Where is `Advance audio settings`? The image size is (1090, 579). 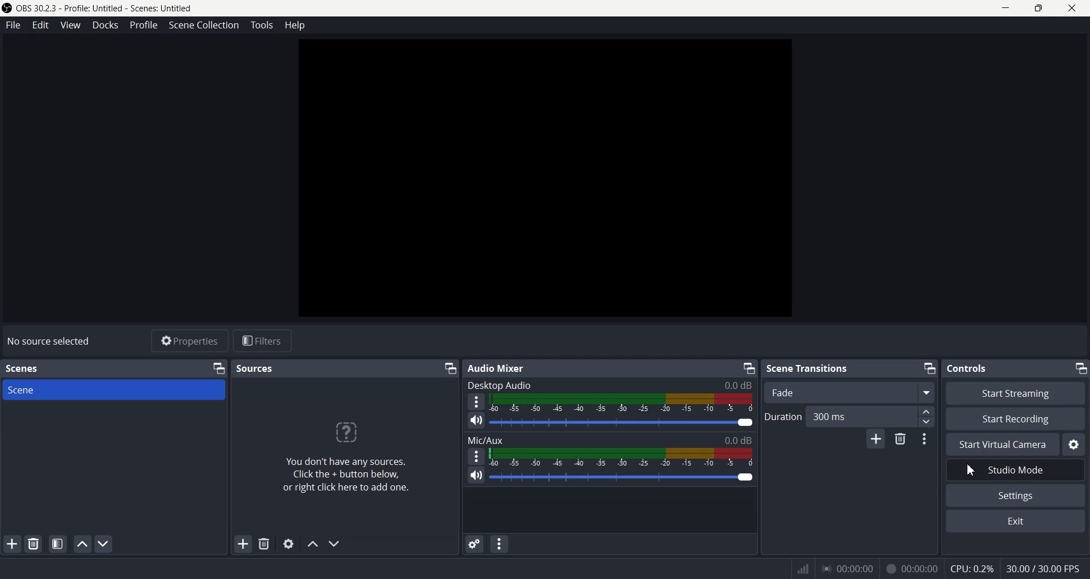 Advance audio settings is located at coordinates (474, 544).